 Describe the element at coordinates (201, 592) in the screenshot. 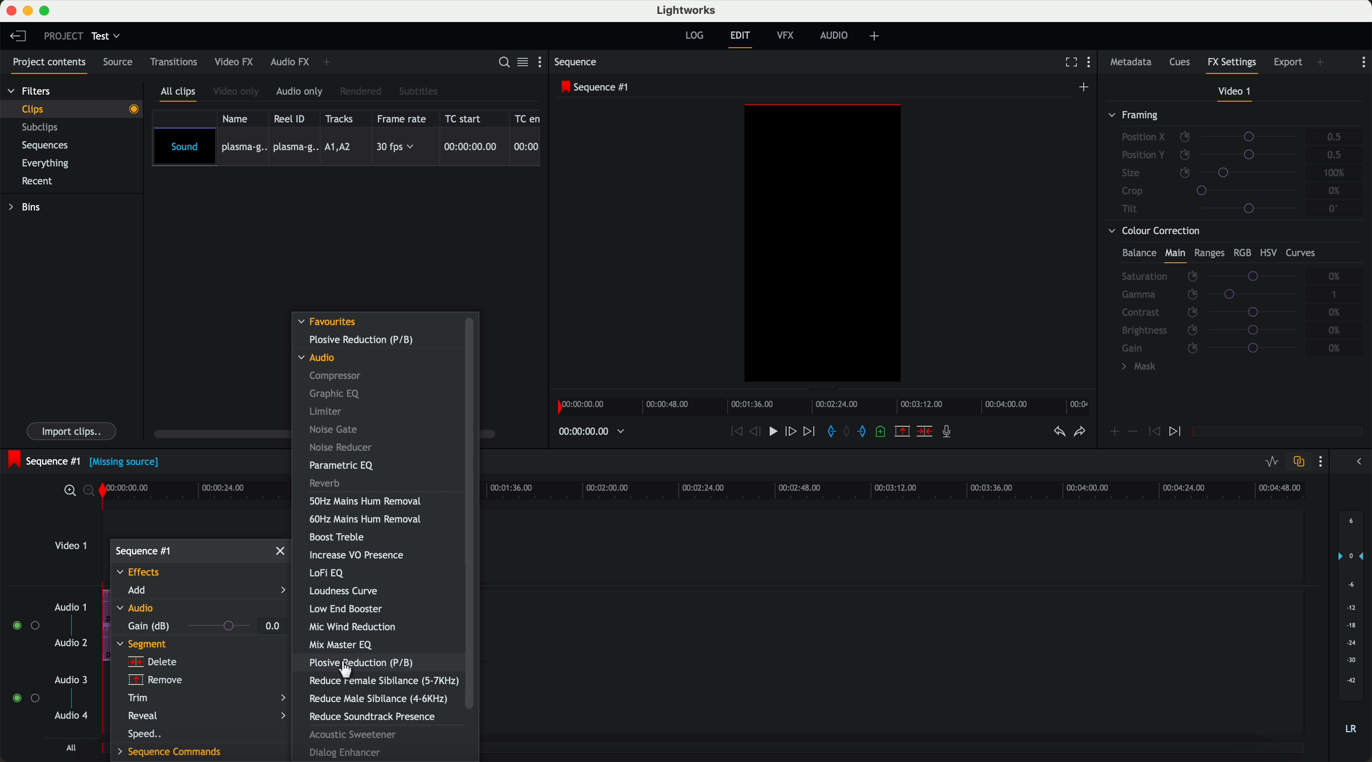

I see `click on add` at that location.